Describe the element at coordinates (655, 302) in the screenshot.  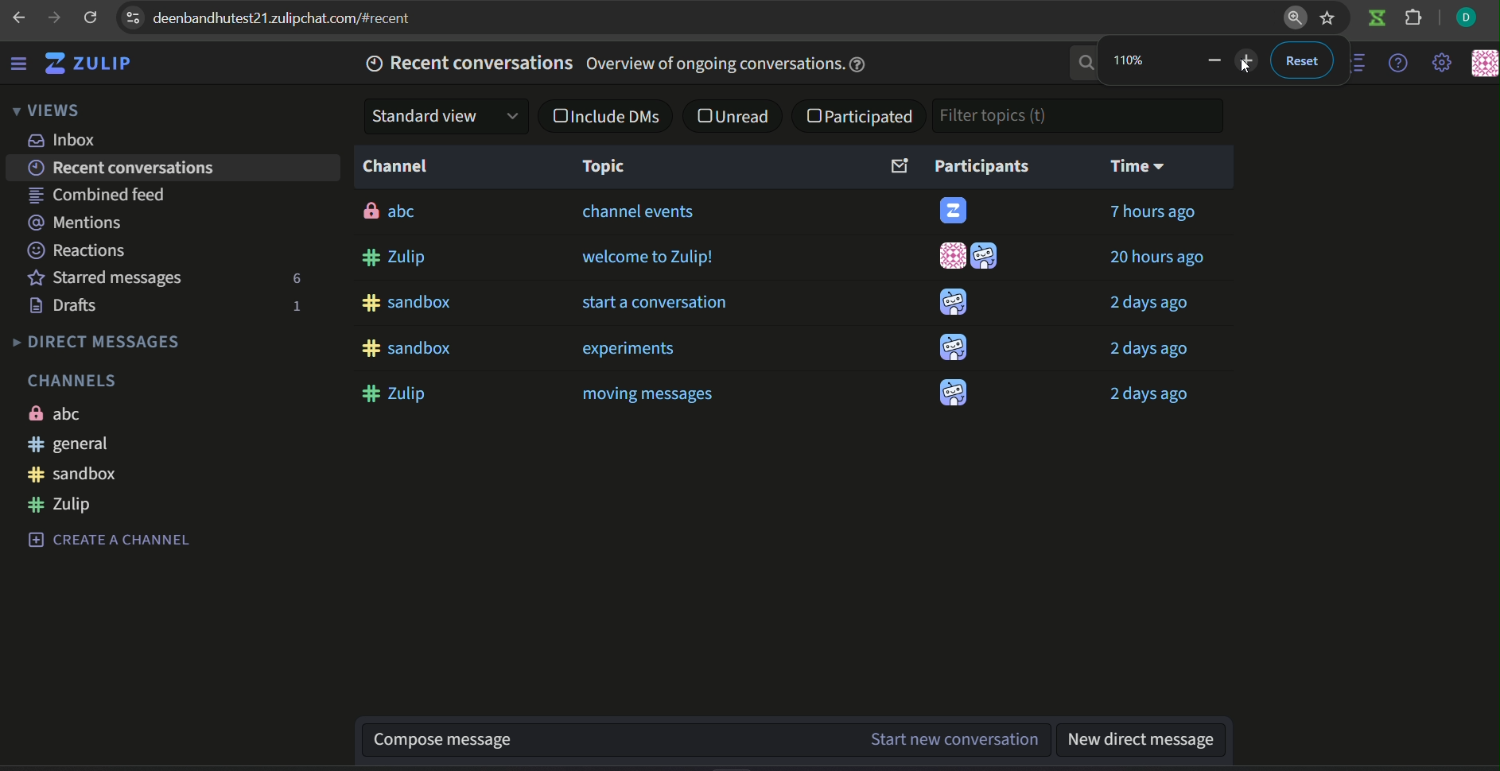
I see `start a conversation` at that location.